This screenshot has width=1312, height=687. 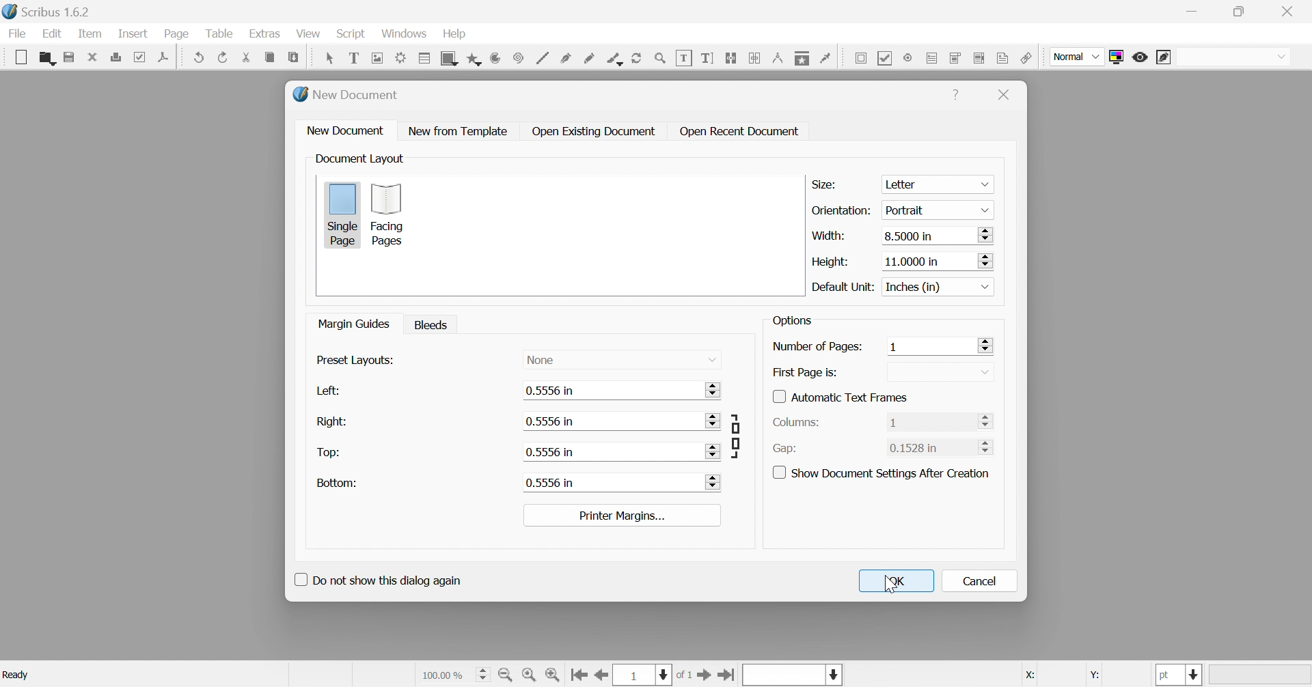 What do you see at coordinates (827, 184) in the screenshot?
I see `size:` at bounding box center [827, 184].